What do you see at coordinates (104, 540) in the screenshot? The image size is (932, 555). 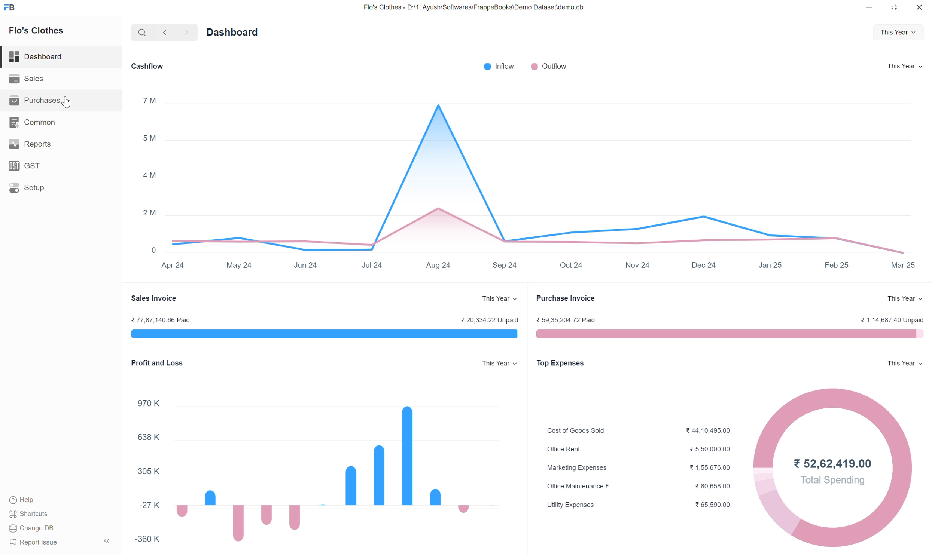 I see `hide` at bounding box center [104, 540].